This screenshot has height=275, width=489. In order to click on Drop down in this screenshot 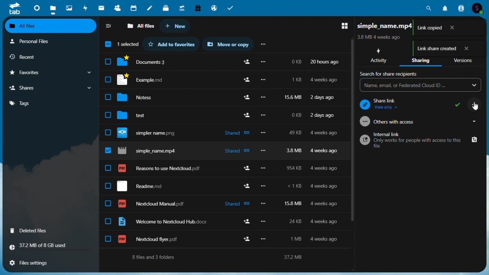, I will do `click(420, 86)`.